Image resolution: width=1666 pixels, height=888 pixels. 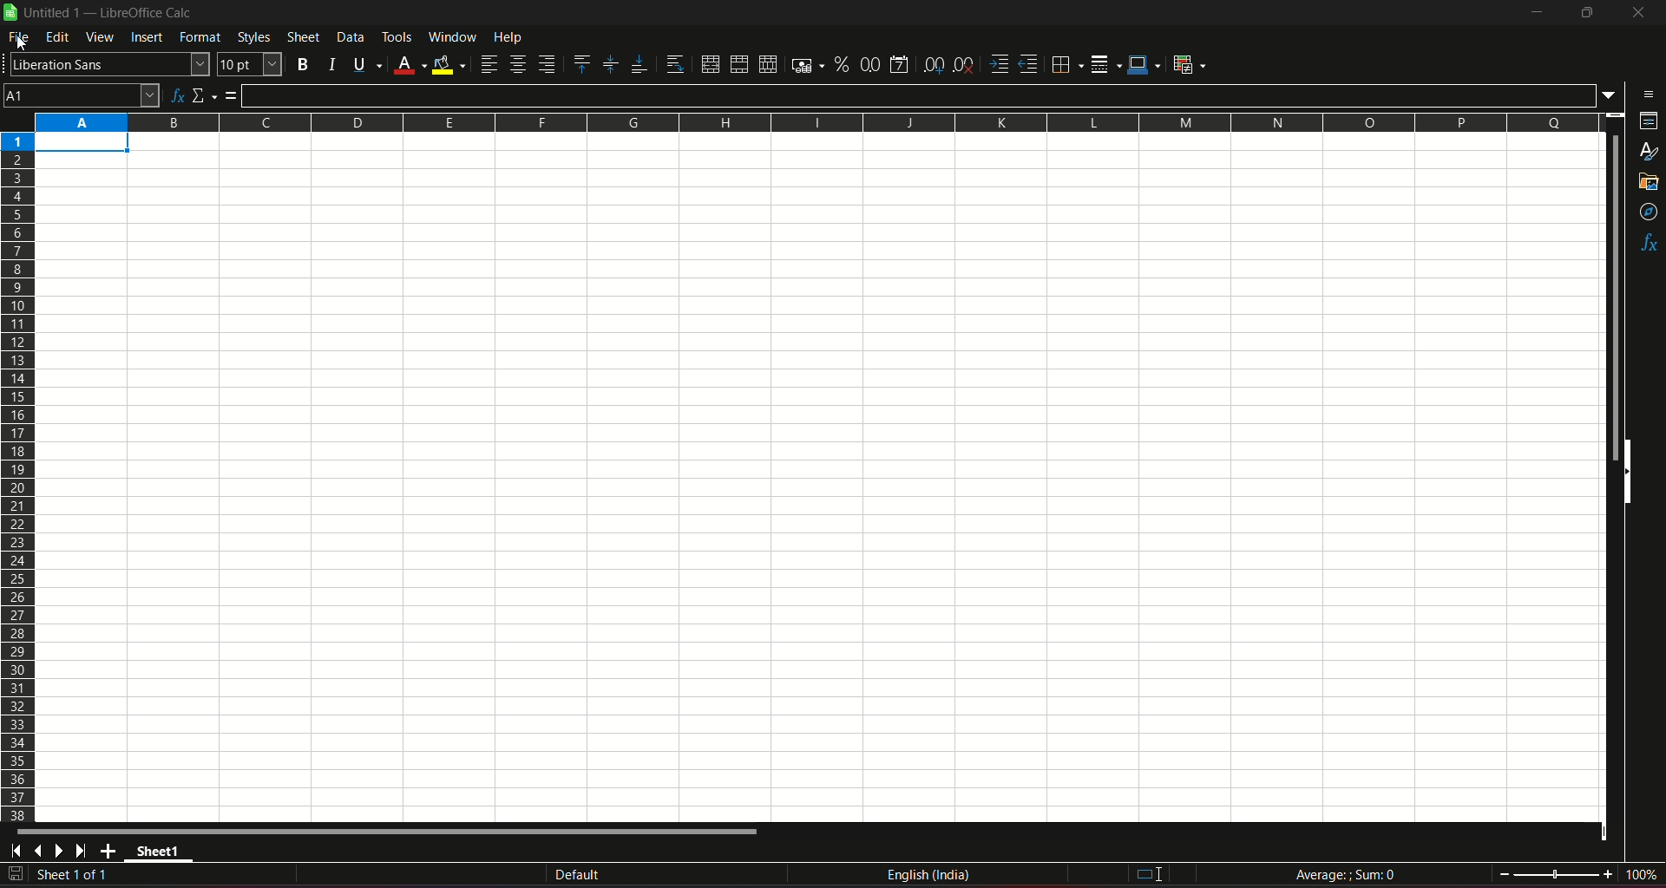 I want to click on background color, so click(x=449, y=63).